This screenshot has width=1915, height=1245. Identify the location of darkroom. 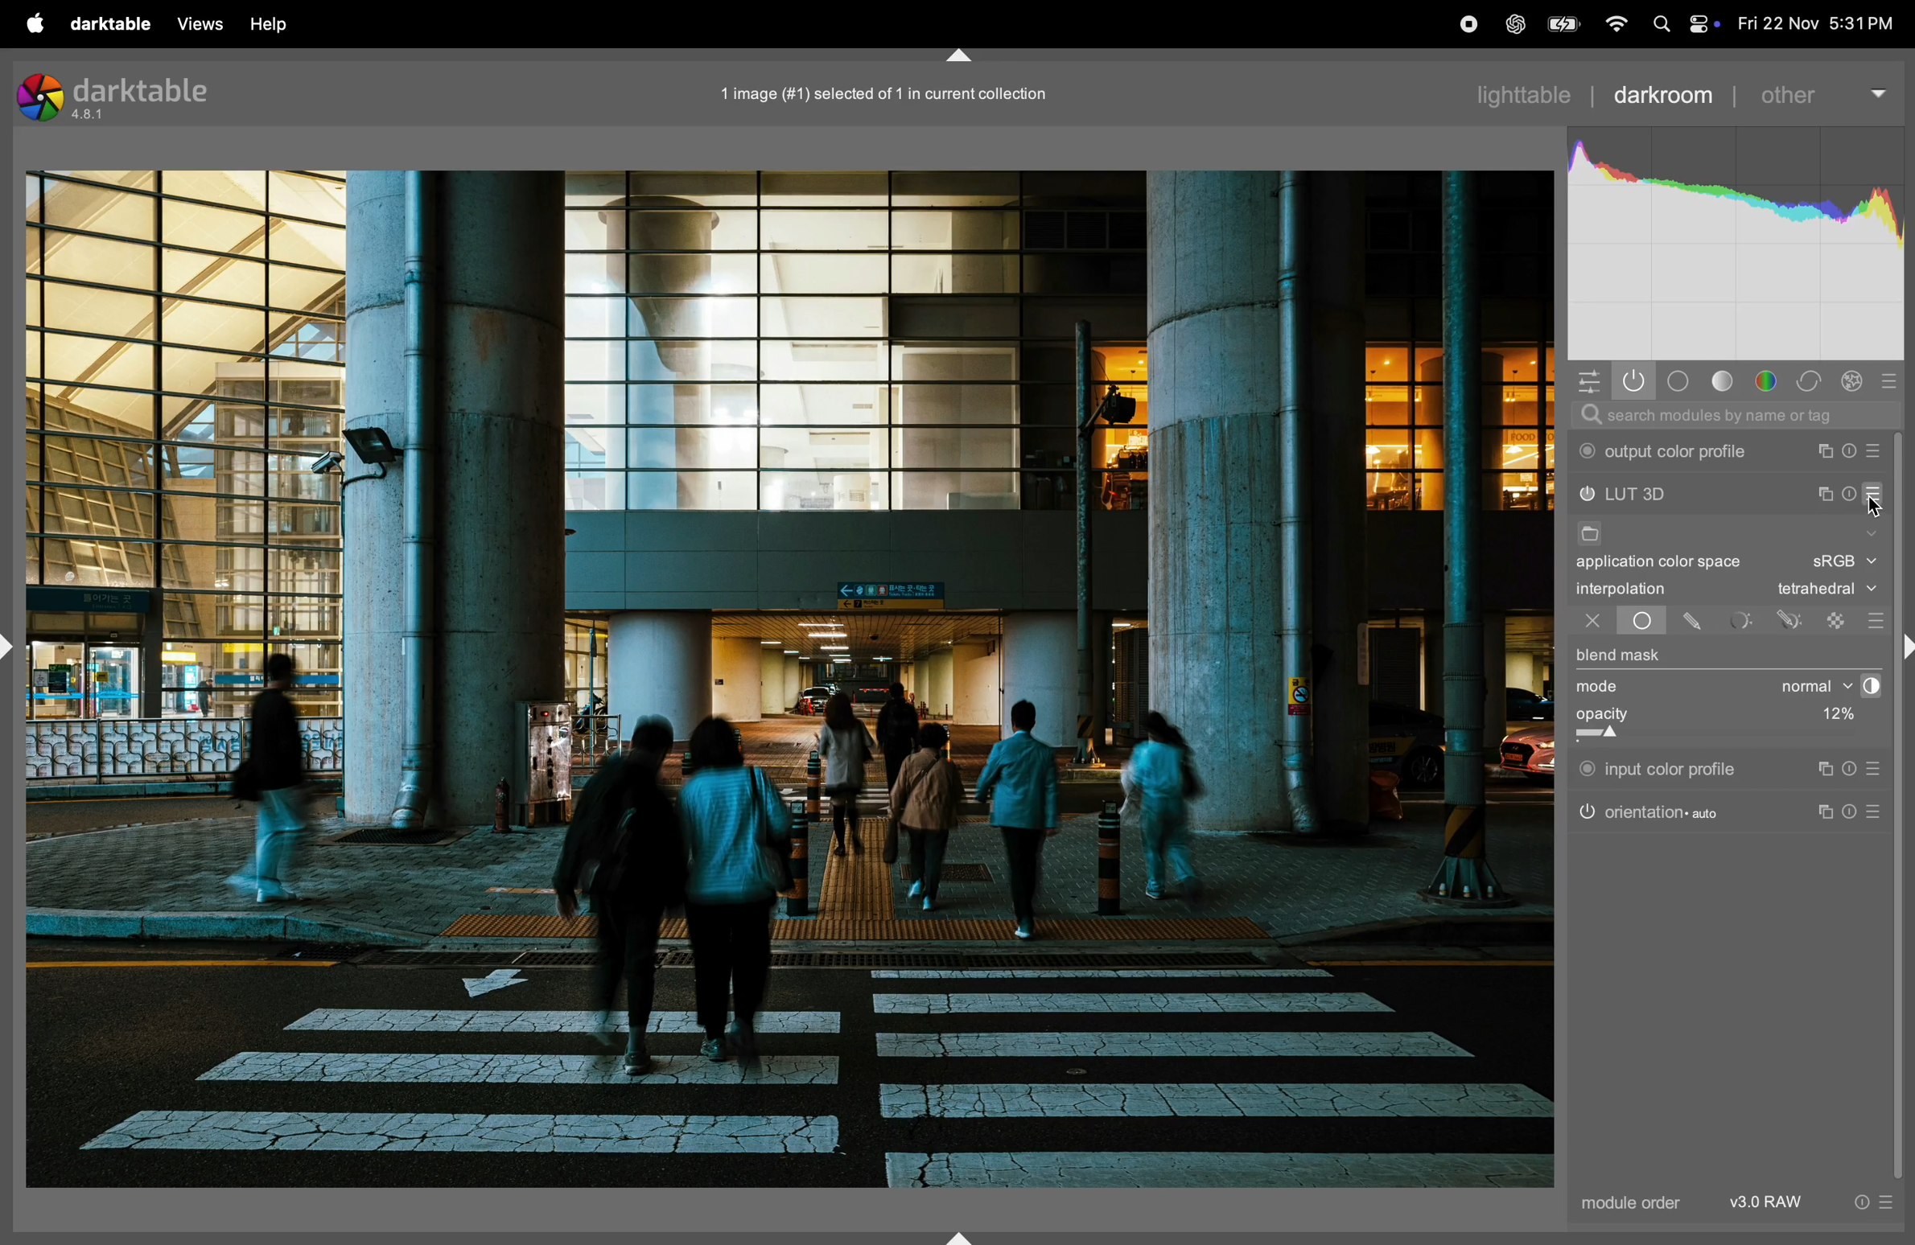
(1663, 92).